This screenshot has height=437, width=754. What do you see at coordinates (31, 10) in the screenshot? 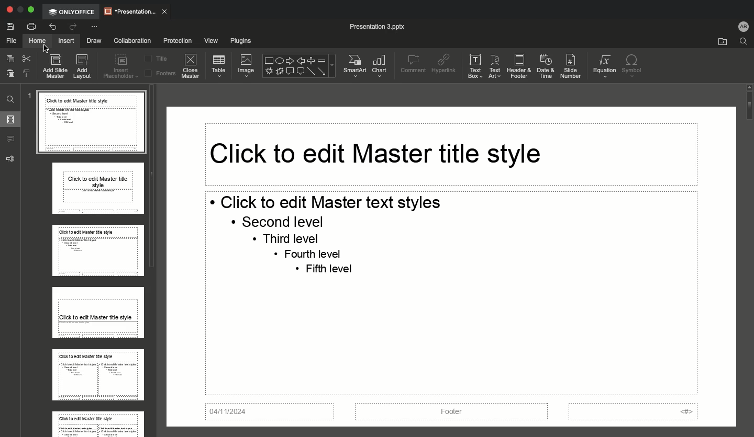
I see `Expand` at bounding box center [31, 10].